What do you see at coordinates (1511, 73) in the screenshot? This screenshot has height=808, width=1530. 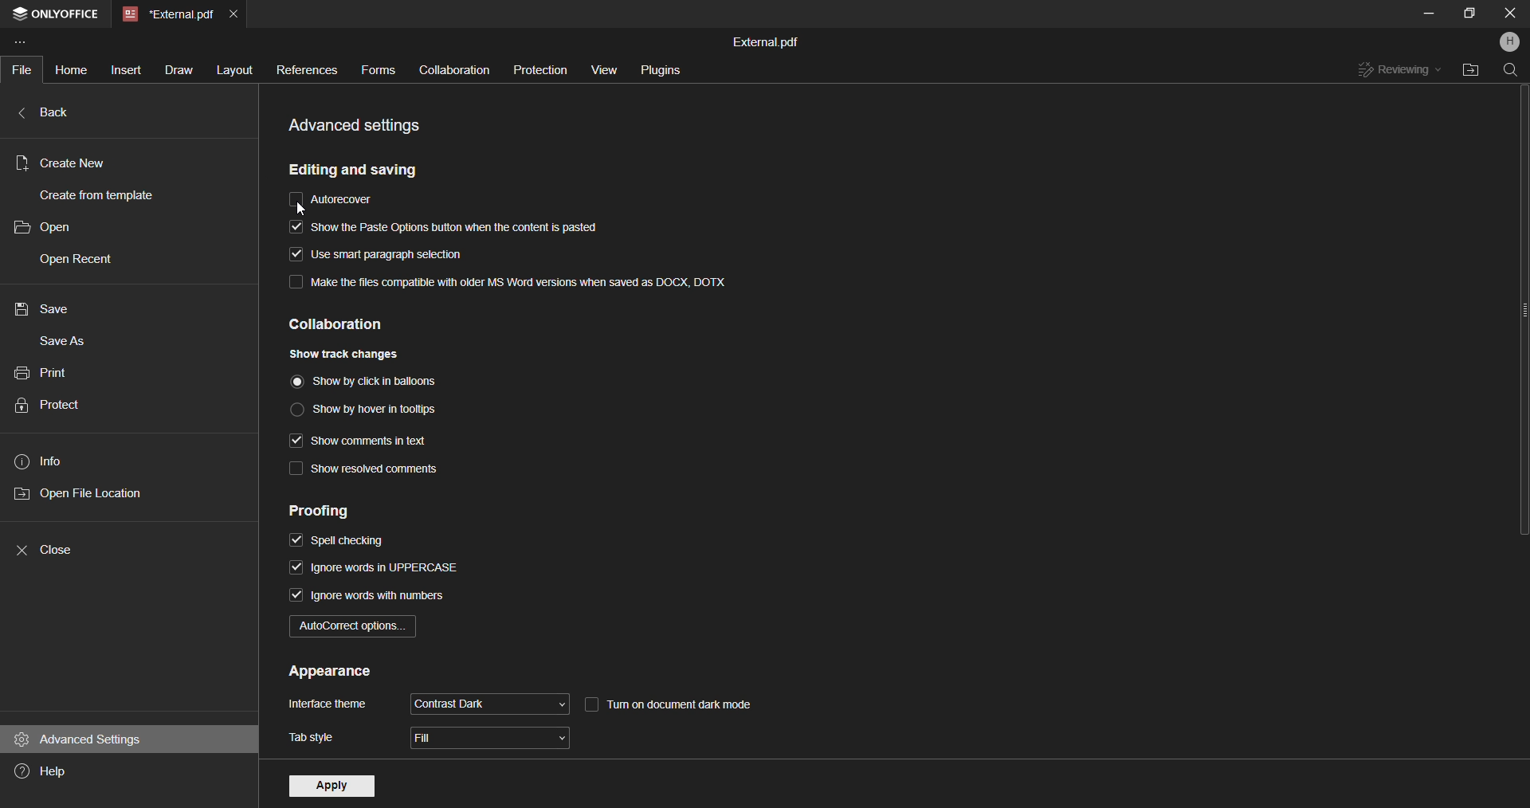 I see `Find` at bounding box center [1511, 73].